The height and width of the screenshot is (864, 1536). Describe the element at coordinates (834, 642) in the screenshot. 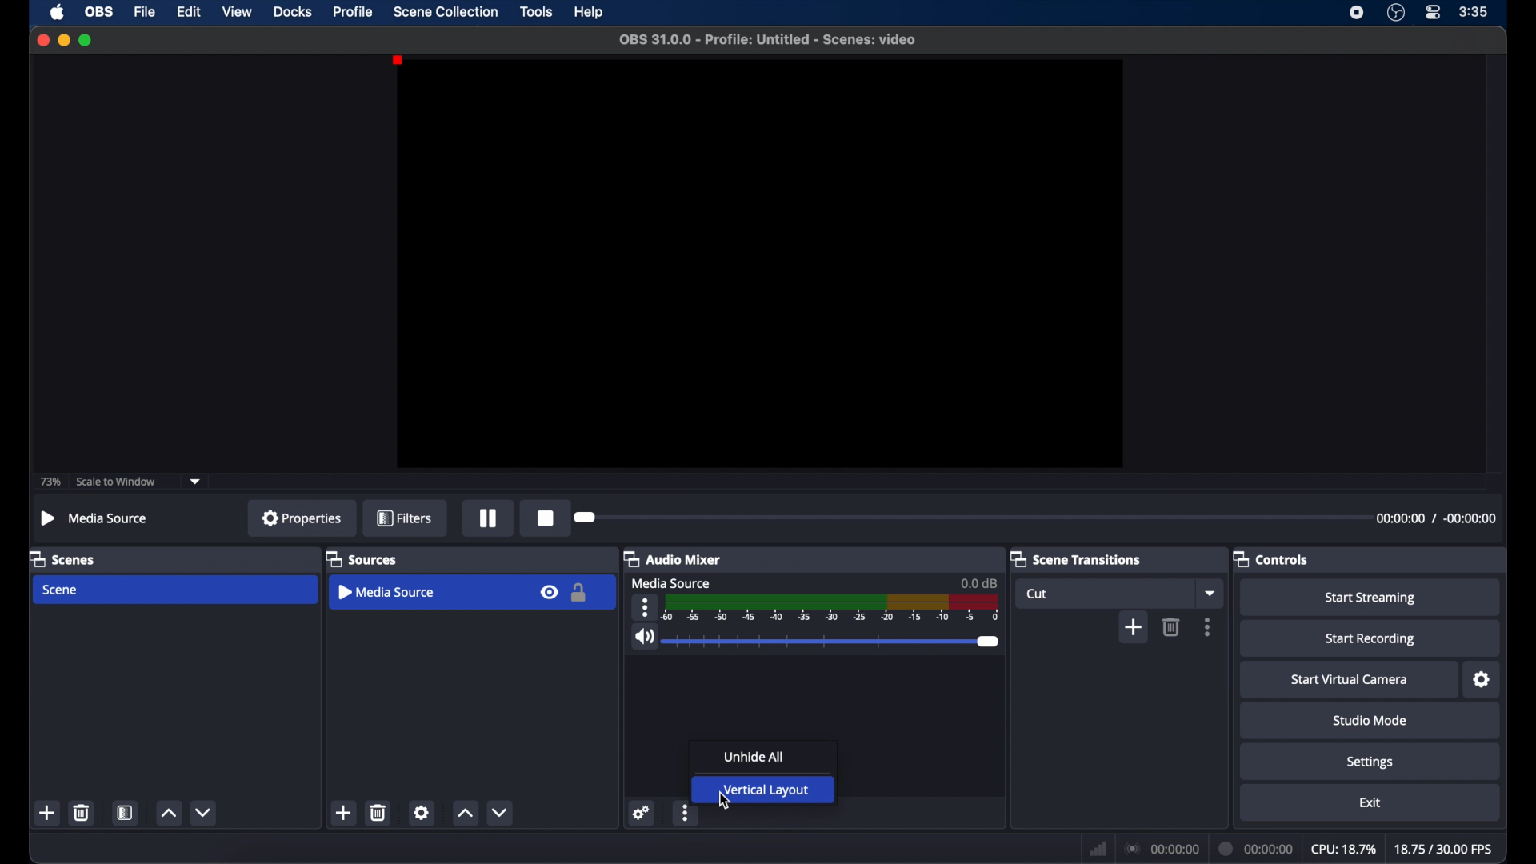

I see `slider` at that location.